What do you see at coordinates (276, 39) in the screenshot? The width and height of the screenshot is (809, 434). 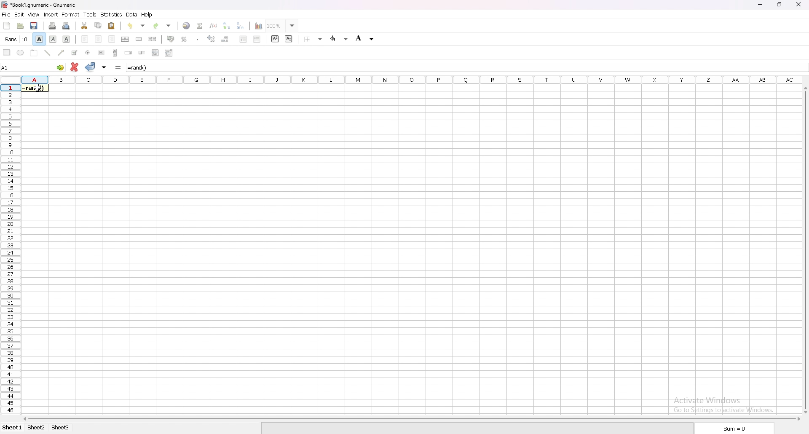 I see `superscript` at bounding box center [276, 39].